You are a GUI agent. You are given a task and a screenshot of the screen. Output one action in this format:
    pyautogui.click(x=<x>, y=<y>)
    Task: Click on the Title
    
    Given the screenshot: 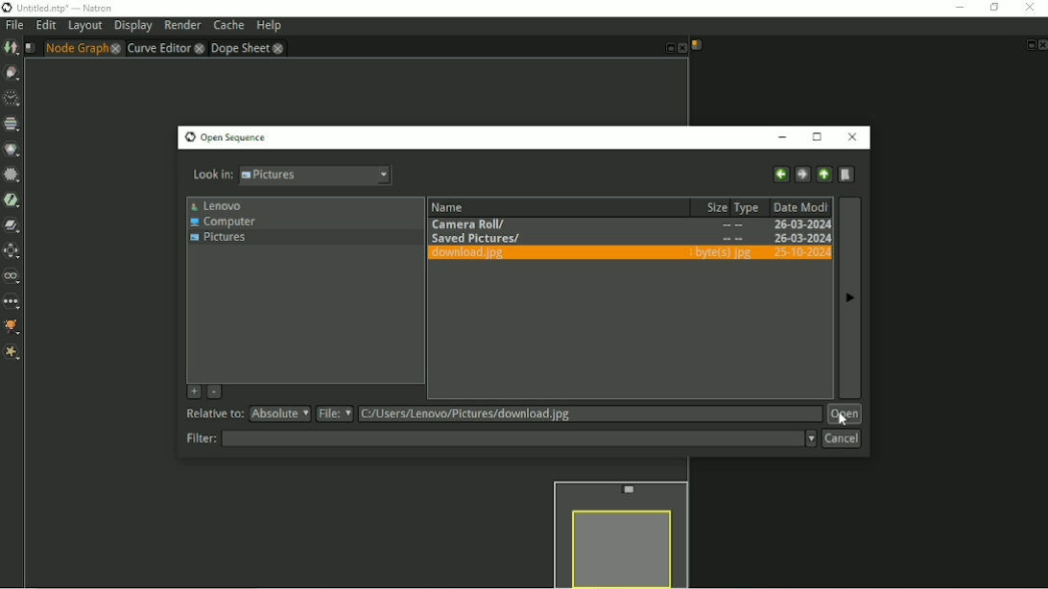 What is the action you would take?
    pyautogui.click(x=59, y=8)
    